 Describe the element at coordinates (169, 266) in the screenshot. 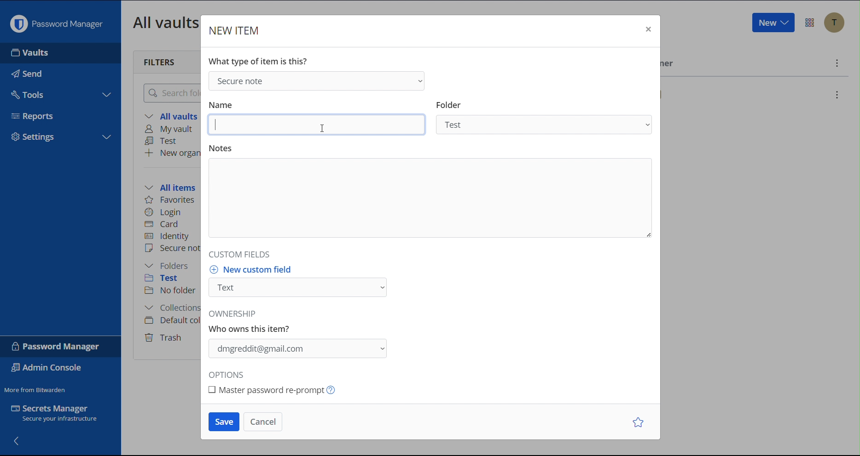

I see `Folders` at that location.